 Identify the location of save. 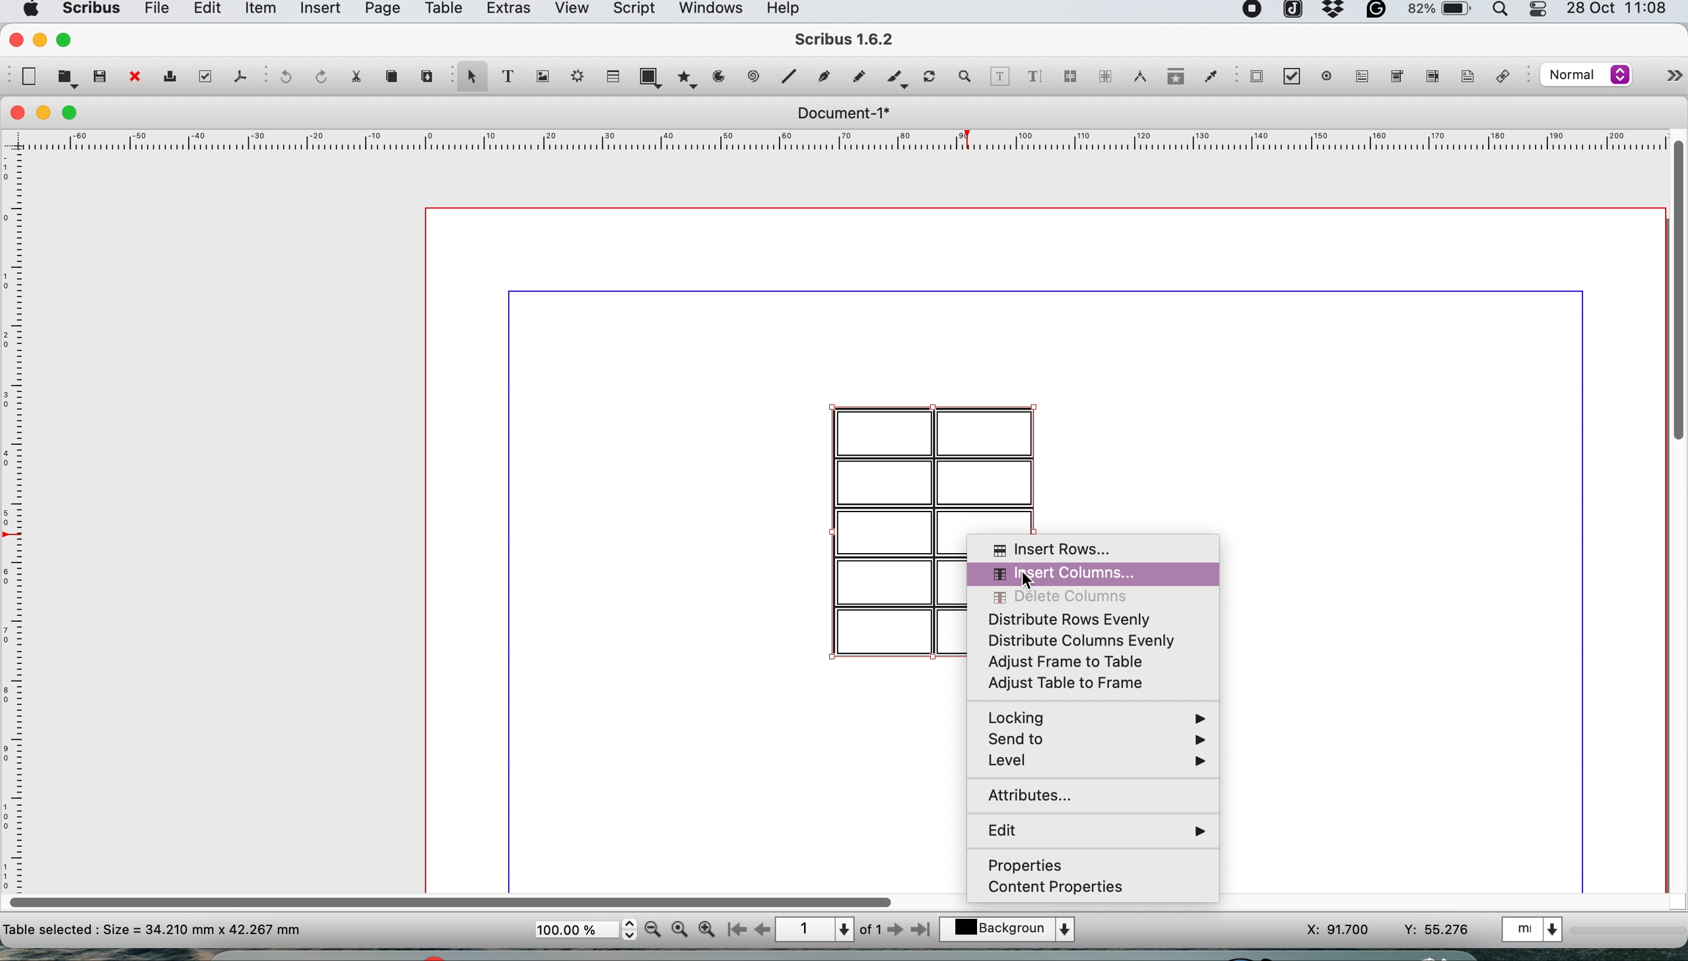
(101, 75).